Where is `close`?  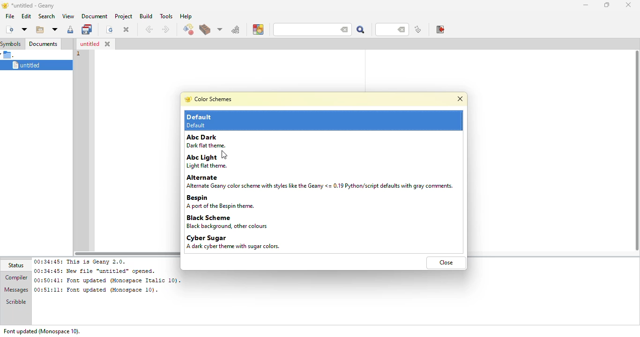 close is located at coordinates (458, 100).